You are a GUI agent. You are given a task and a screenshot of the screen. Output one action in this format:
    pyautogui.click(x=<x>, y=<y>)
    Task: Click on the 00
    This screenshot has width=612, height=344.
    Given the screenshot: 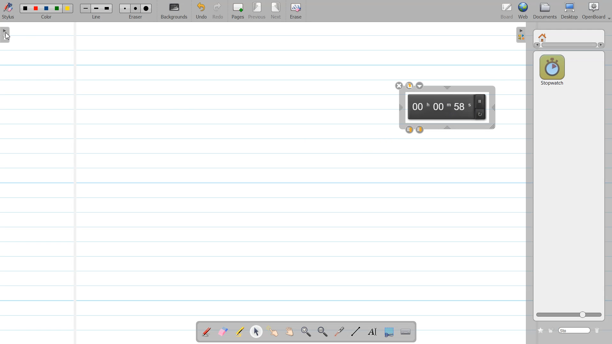 What is the action you would take?
    pyautogui.click(x=419, y=107)
    